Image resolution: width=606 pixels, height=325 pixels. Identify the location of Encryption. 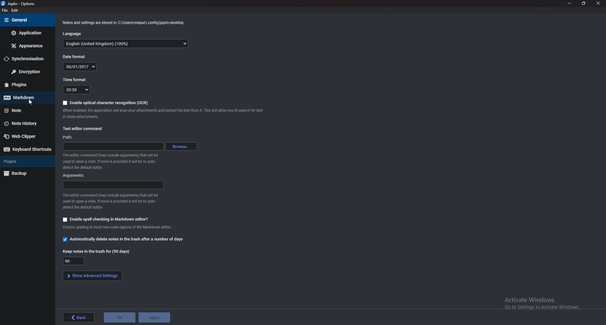
(26, 71).